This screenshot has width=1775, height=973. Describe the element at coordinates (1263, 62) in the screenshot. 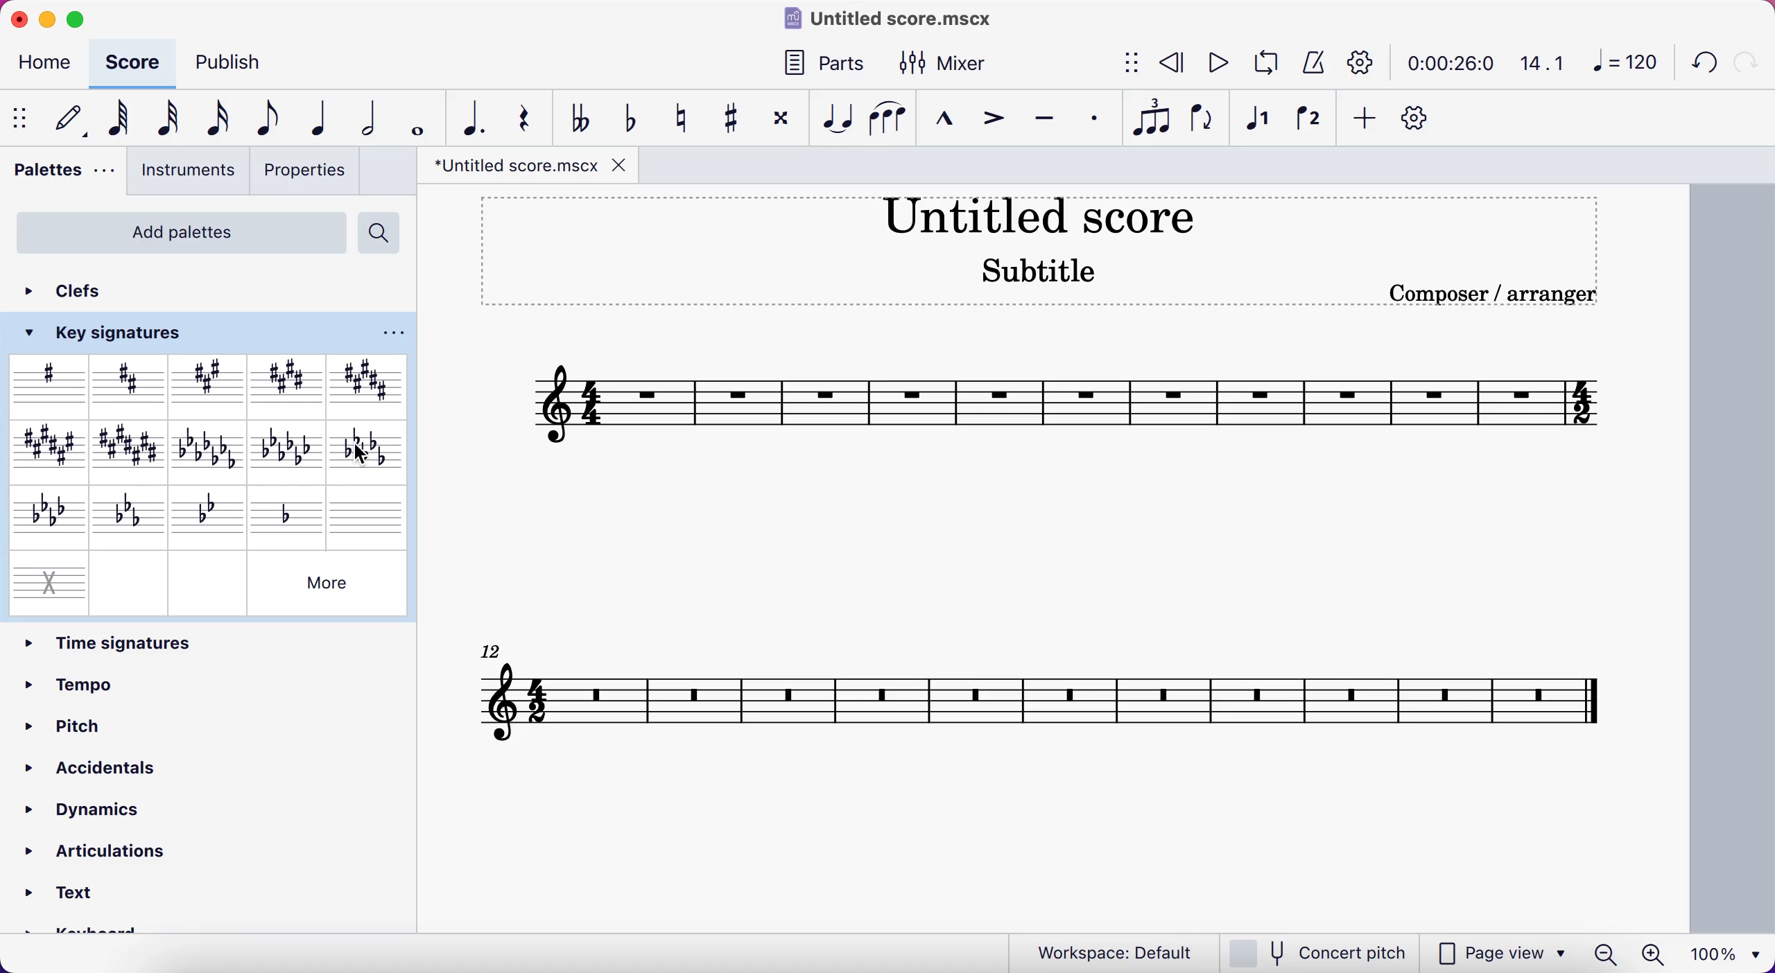

I see `loop playback` at that location.